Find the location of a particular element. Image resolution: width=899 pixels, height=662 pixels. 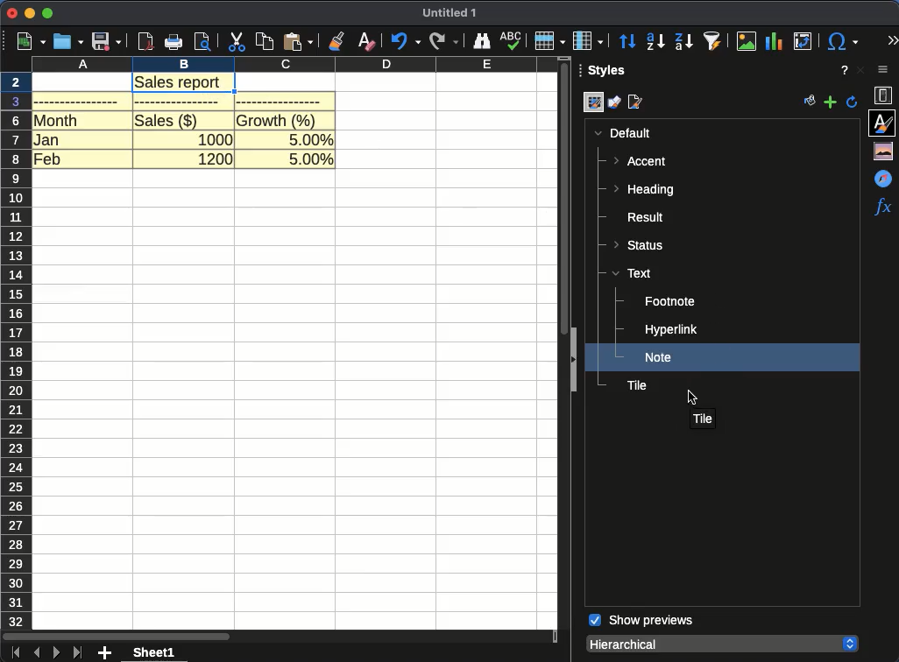

gallery is located at coordinates (886, 151).